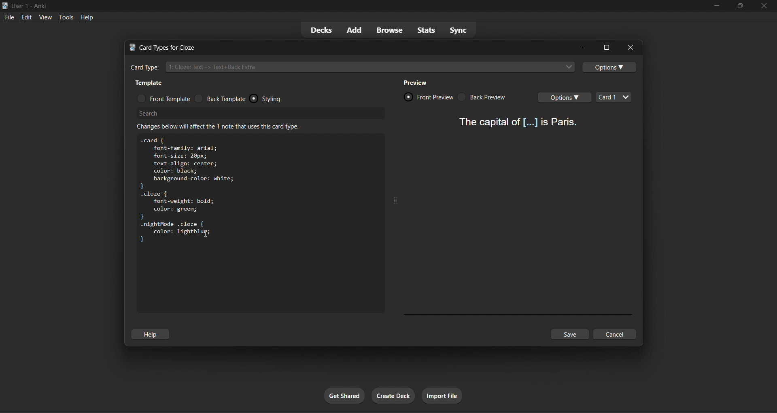  Describe the element at coordinates (426, 31) in the screenshot. I see `stats` at that location.